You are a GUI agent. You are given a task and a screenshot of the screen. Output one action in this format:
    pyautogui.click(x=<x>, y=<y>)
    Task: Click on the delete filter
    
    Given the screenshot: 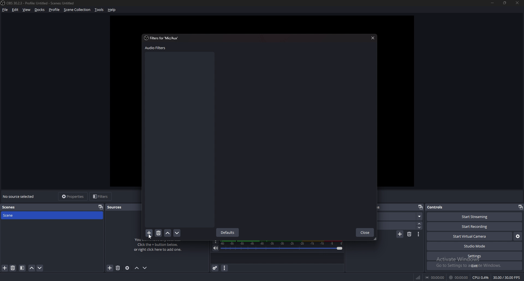 What is the action you would take?
    pyautogui.click(x=159, y=232)
    